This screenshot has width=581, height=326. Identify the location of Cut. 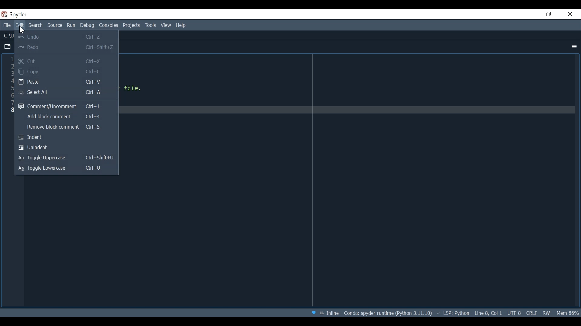
(41, 61).